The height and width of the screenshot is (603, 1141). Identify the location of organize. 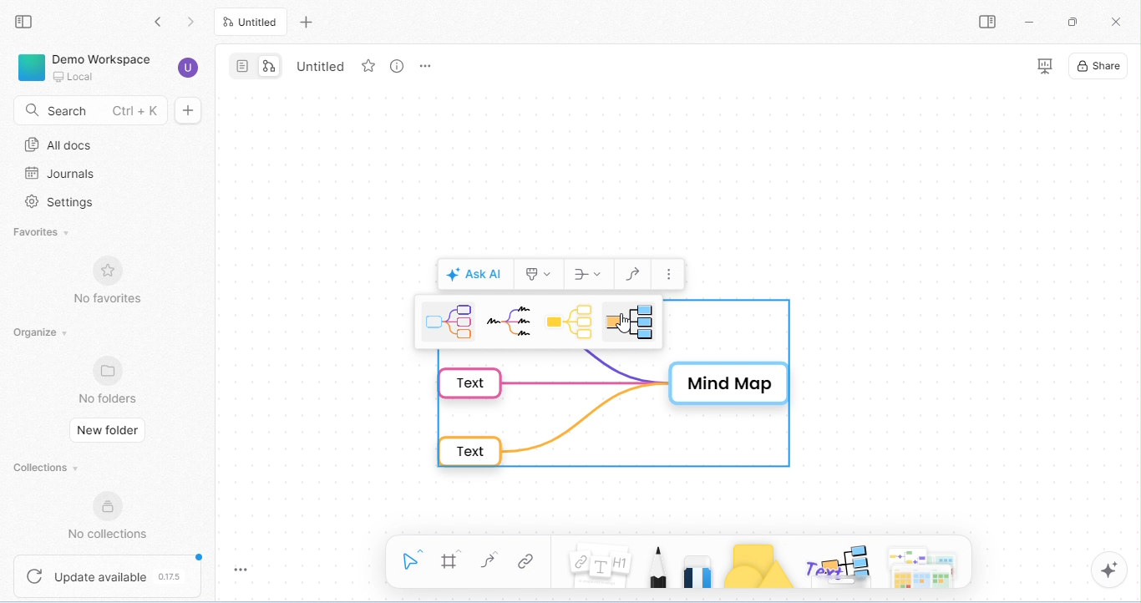
(40, 333).